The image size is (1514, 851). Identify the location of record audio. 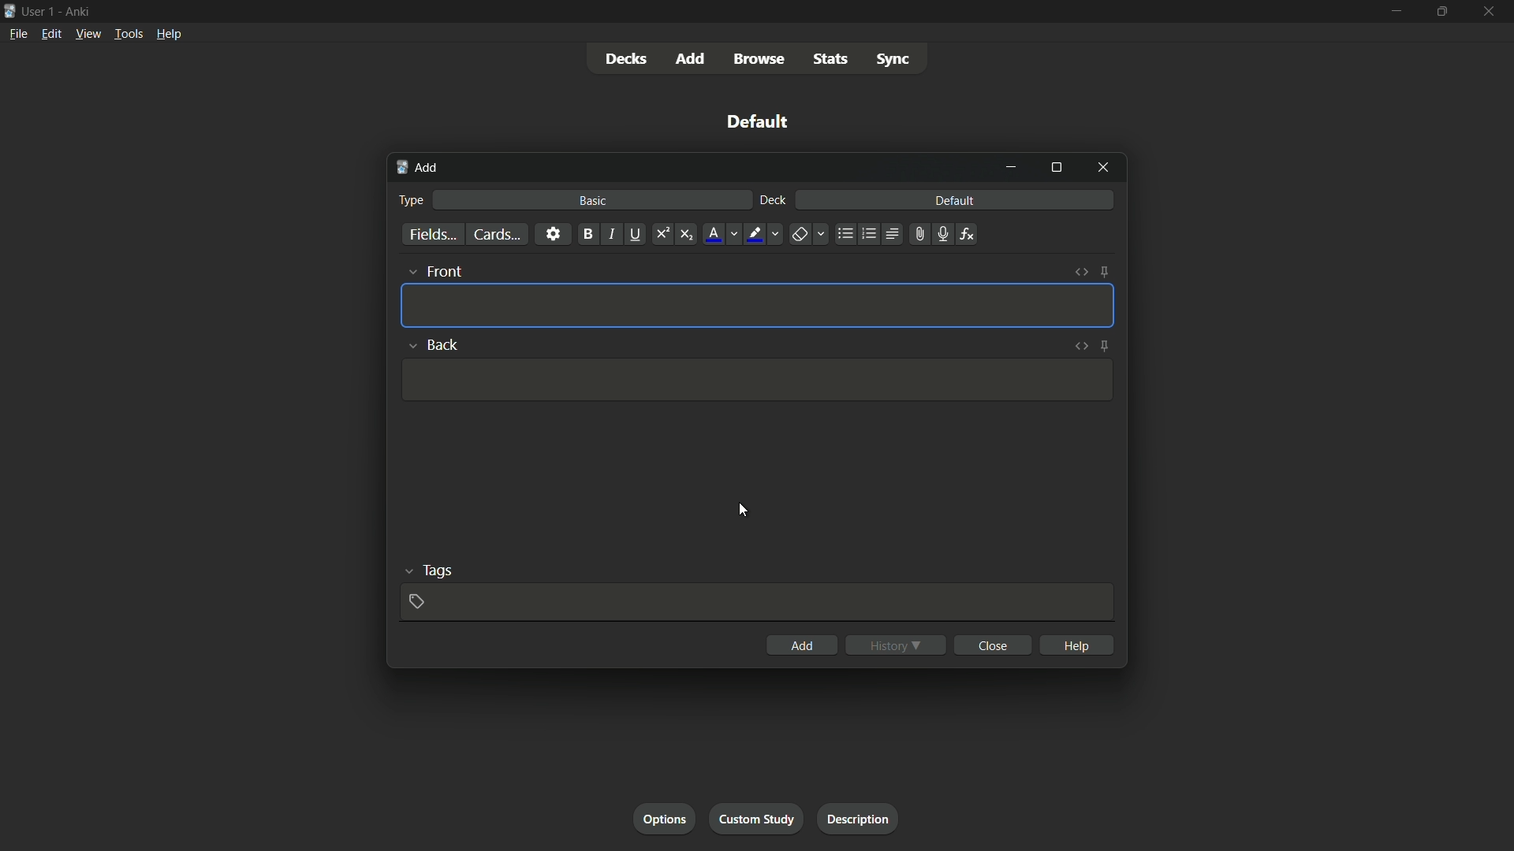
(944, 233).